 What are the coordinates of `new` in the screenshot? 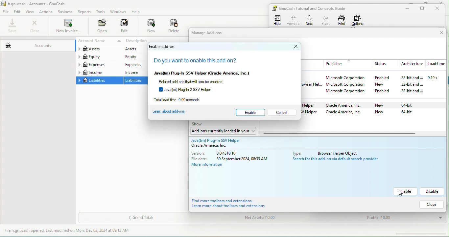 It's located at (148, 27).